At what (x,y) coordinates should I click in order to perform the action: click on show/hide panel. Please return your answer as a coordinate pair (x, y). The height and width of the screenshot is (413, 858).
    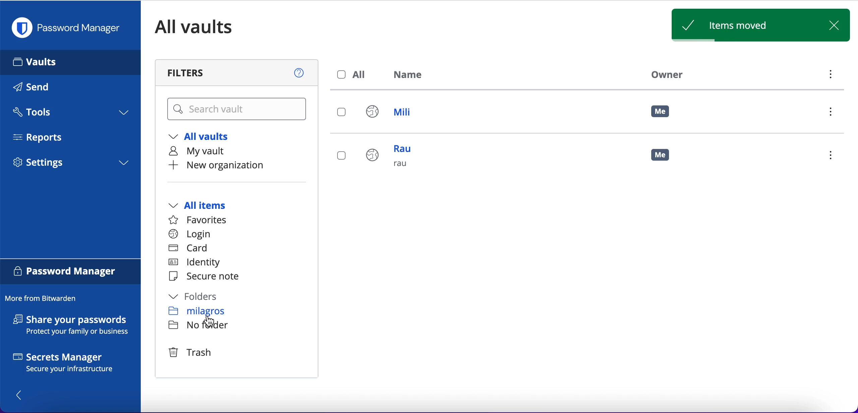
    Looking at the image, I should click on (22, 395).